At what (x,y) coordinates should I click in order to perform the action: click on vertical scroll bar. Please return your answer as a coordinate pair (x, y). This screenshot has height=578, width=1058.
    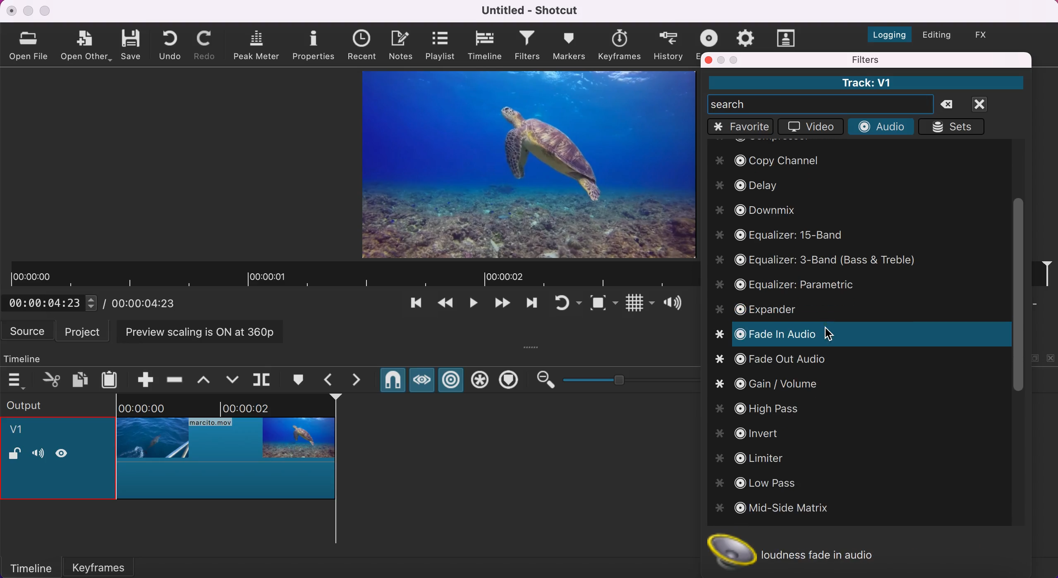
    Looking at the image, I should click on (1021, 294).